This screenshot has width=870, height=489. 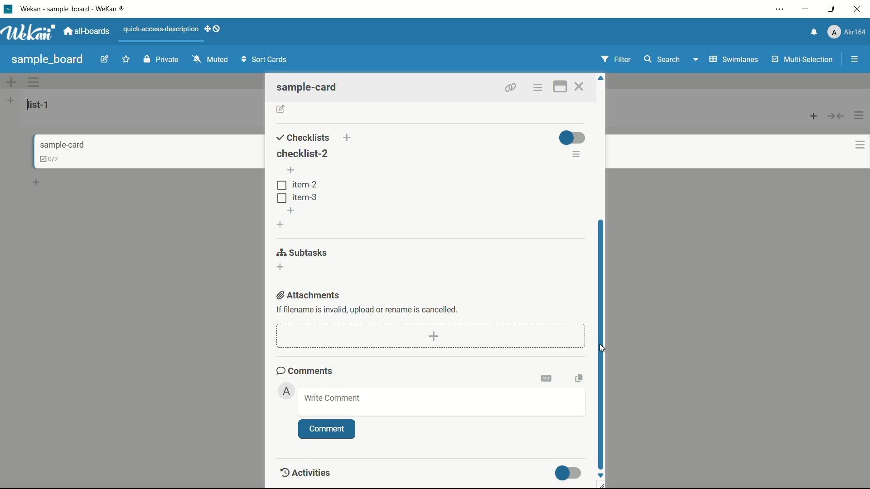 I want to click on card name, so click(x=61, y=145).